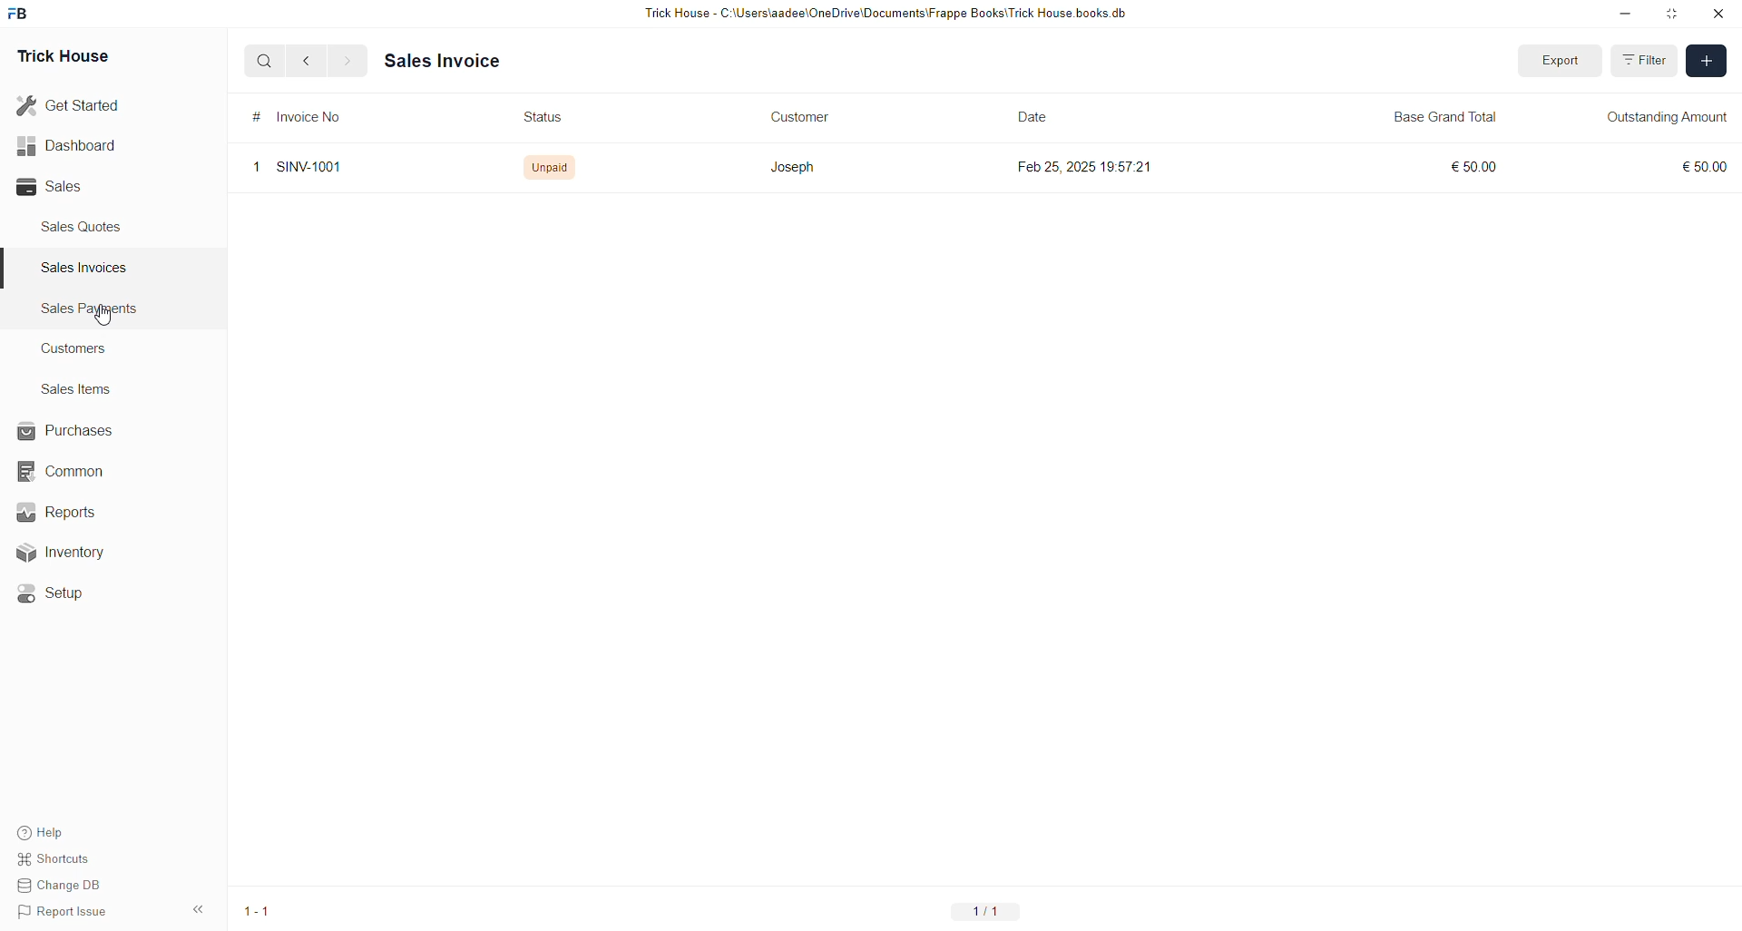 Image resolution: width=1742 pixels, height=931 pixels. What do you see at coordinates (1700, 167) in the screenshot?
I see `€50.00` at bounding box center [1700, 167].